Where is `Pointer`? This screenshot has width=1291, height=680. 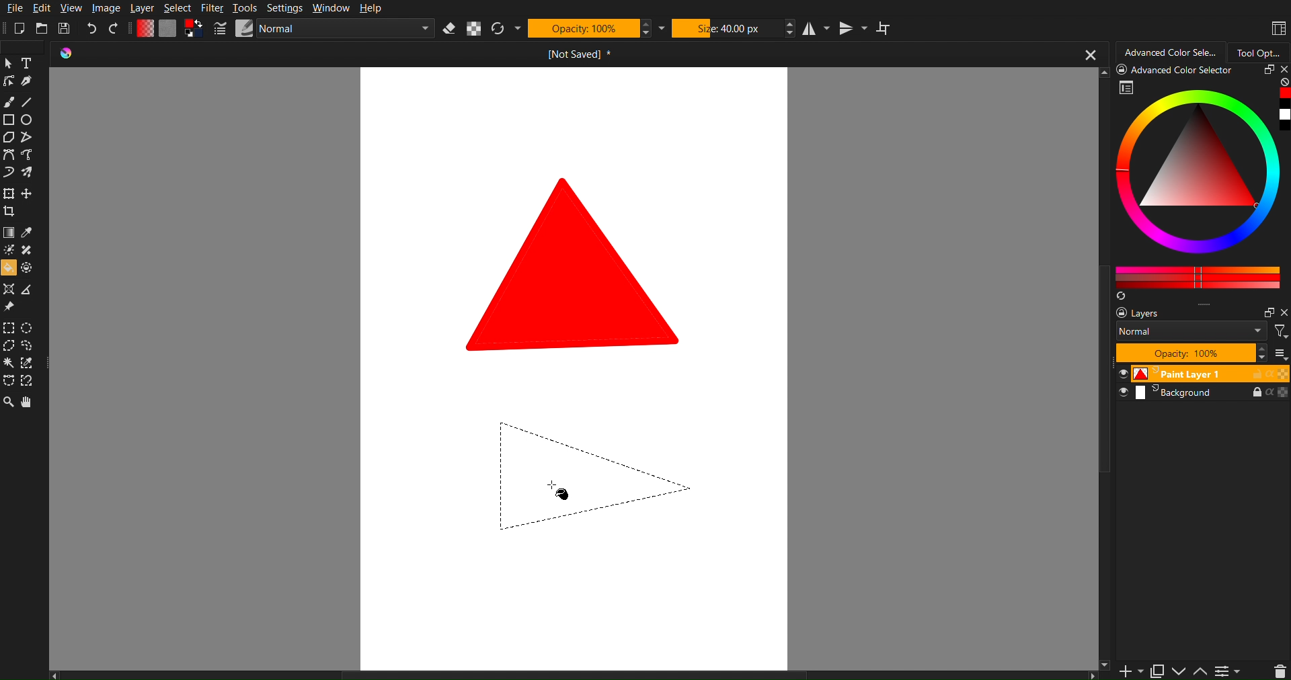 Pointer is located at coordinates (8, 62).